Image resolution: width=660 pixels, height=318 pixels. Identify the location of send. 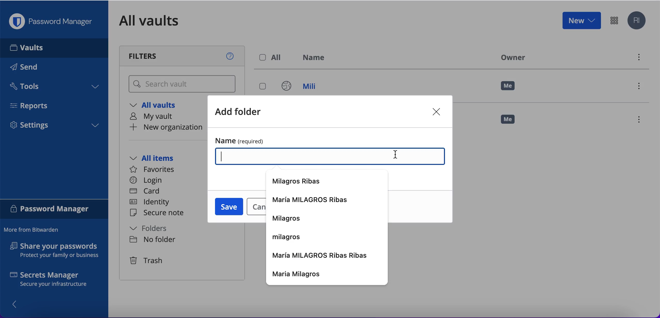
(31, 68).